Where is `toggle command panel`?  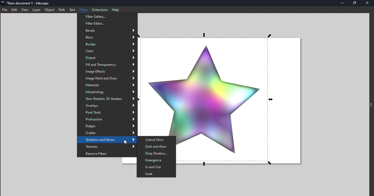
toggle command panel is located at coordinates (371, 107).